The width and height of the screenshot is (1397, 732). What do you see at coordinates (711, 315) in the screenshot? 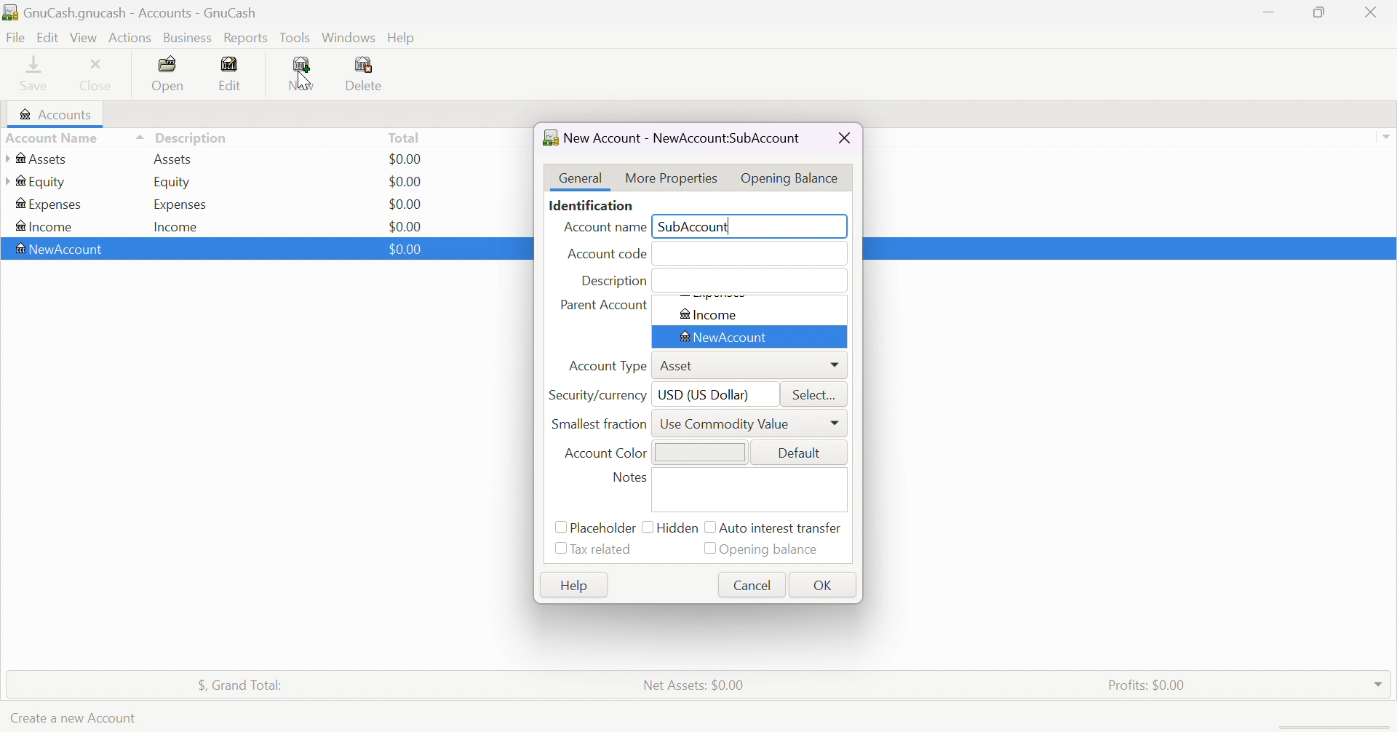
I see `Income` at bounding box center [711, 315].